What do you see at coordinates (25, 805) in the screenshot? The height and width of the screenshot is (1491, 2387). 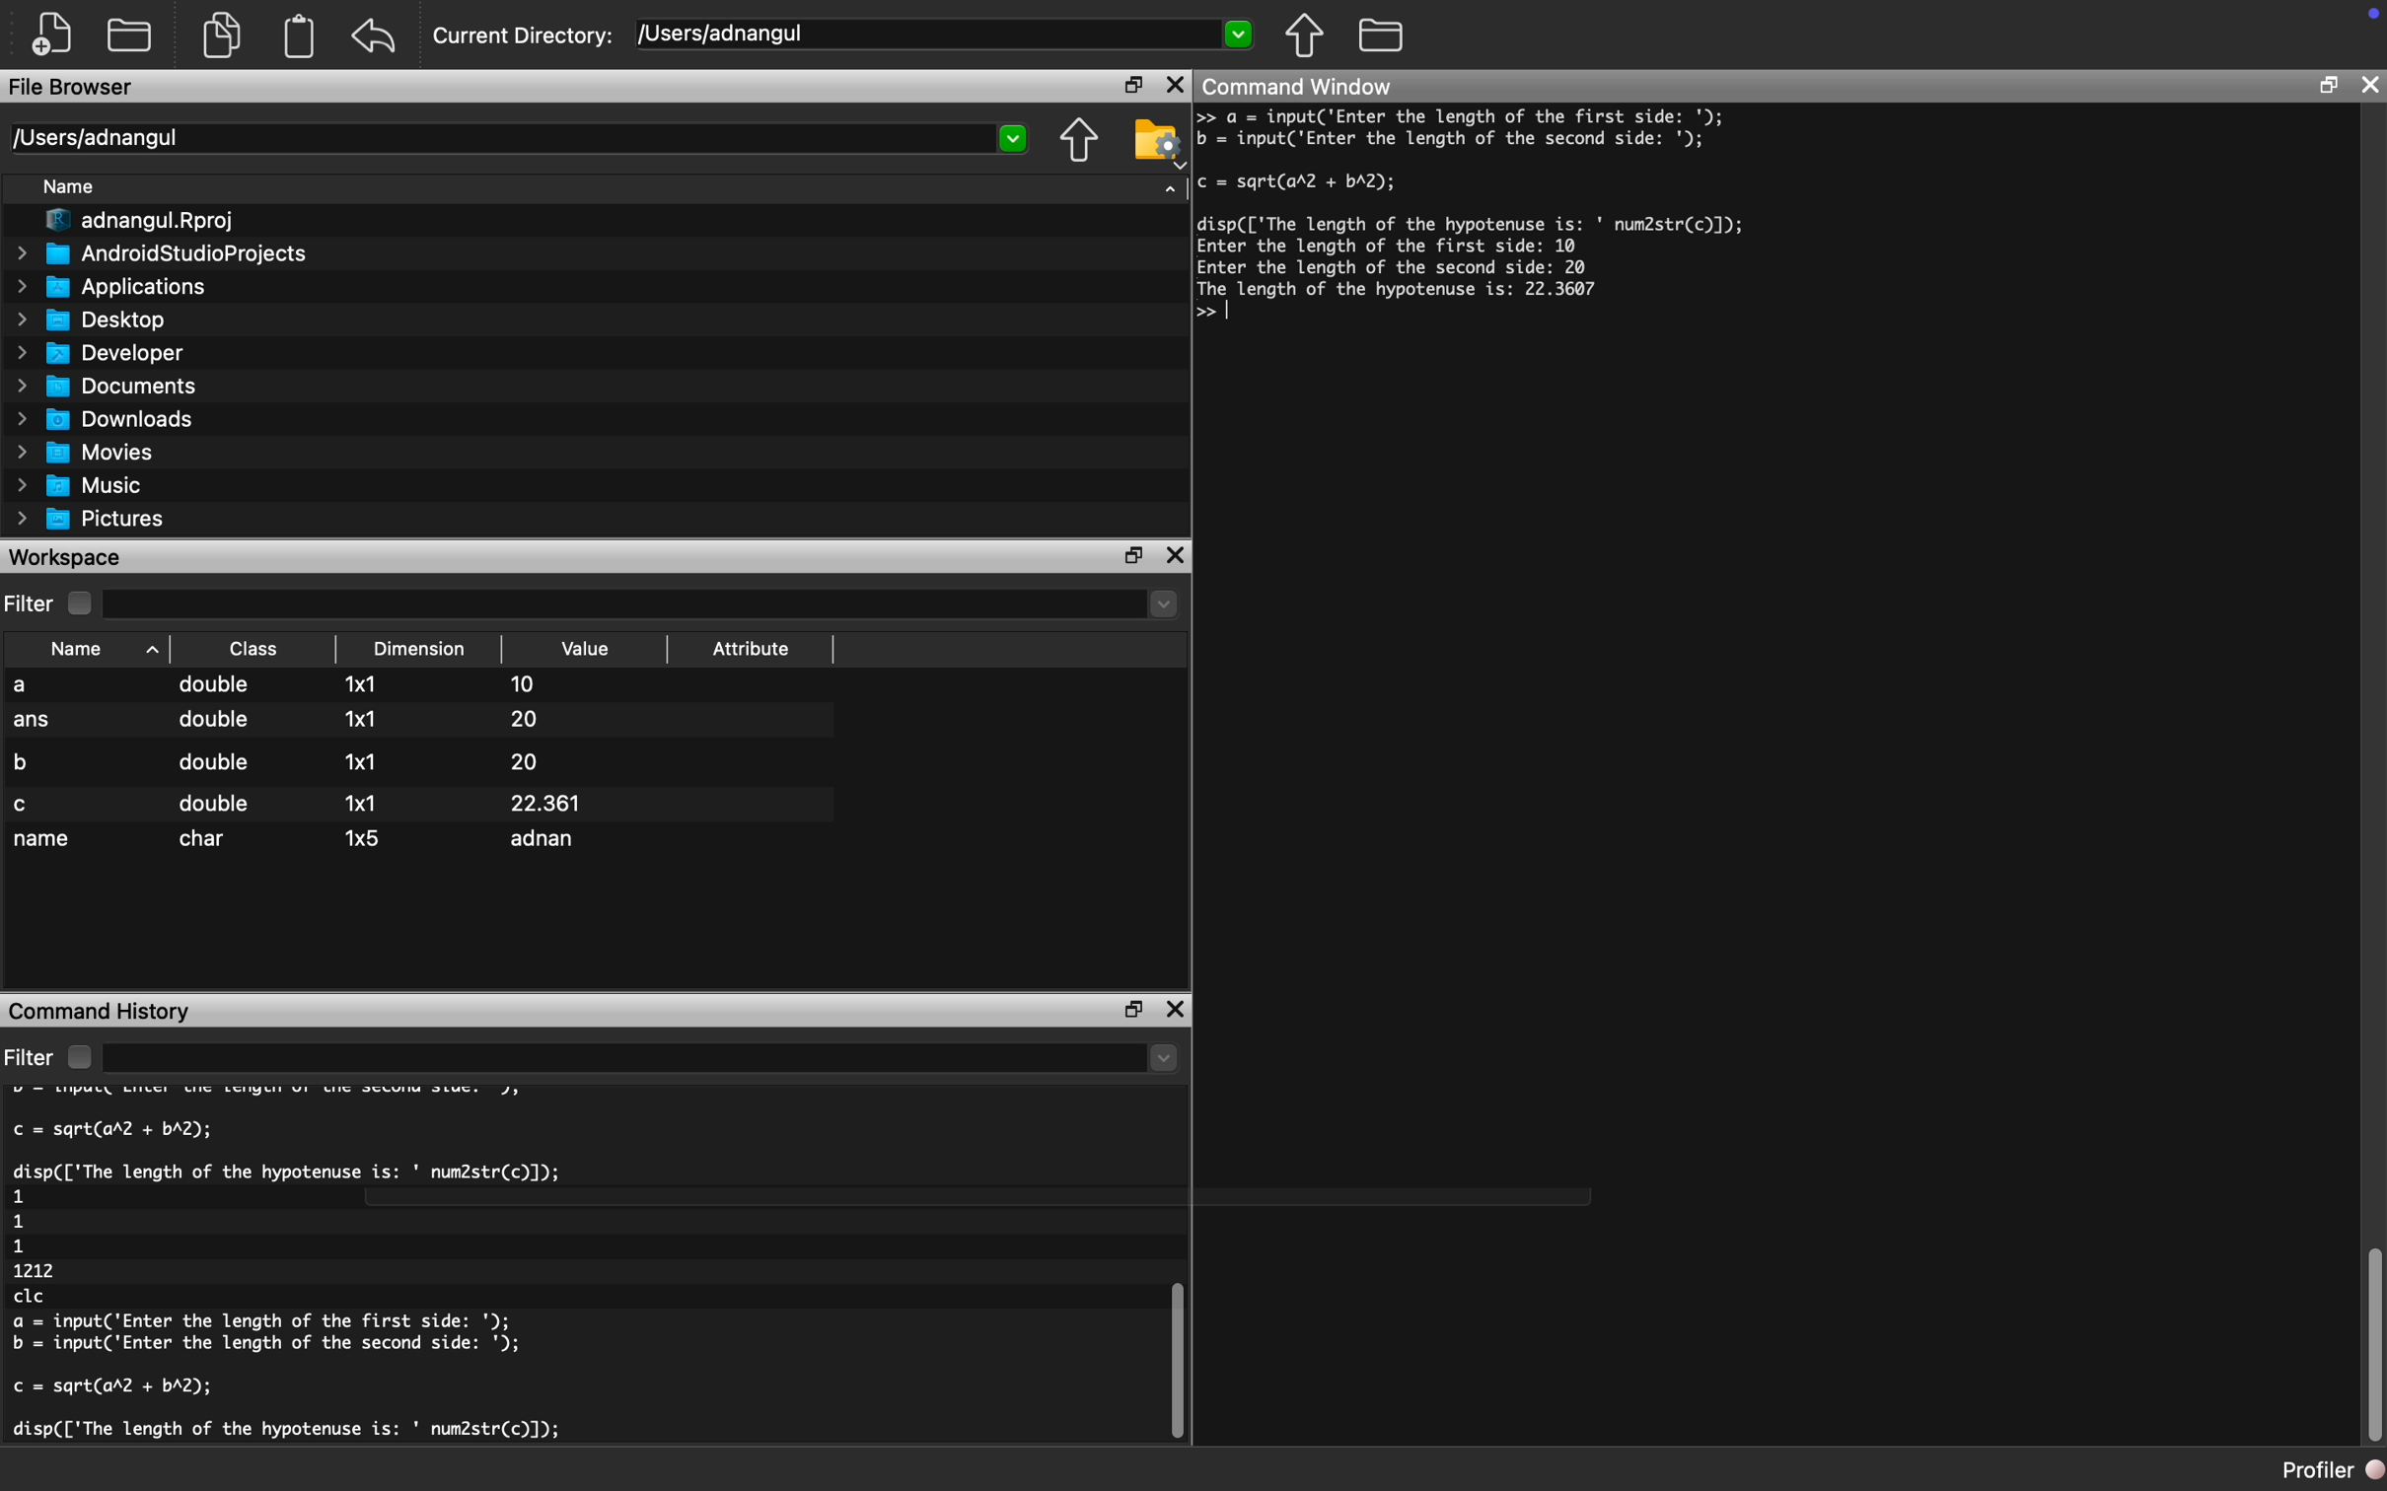 I see `c` at bounding box center [25, 805].